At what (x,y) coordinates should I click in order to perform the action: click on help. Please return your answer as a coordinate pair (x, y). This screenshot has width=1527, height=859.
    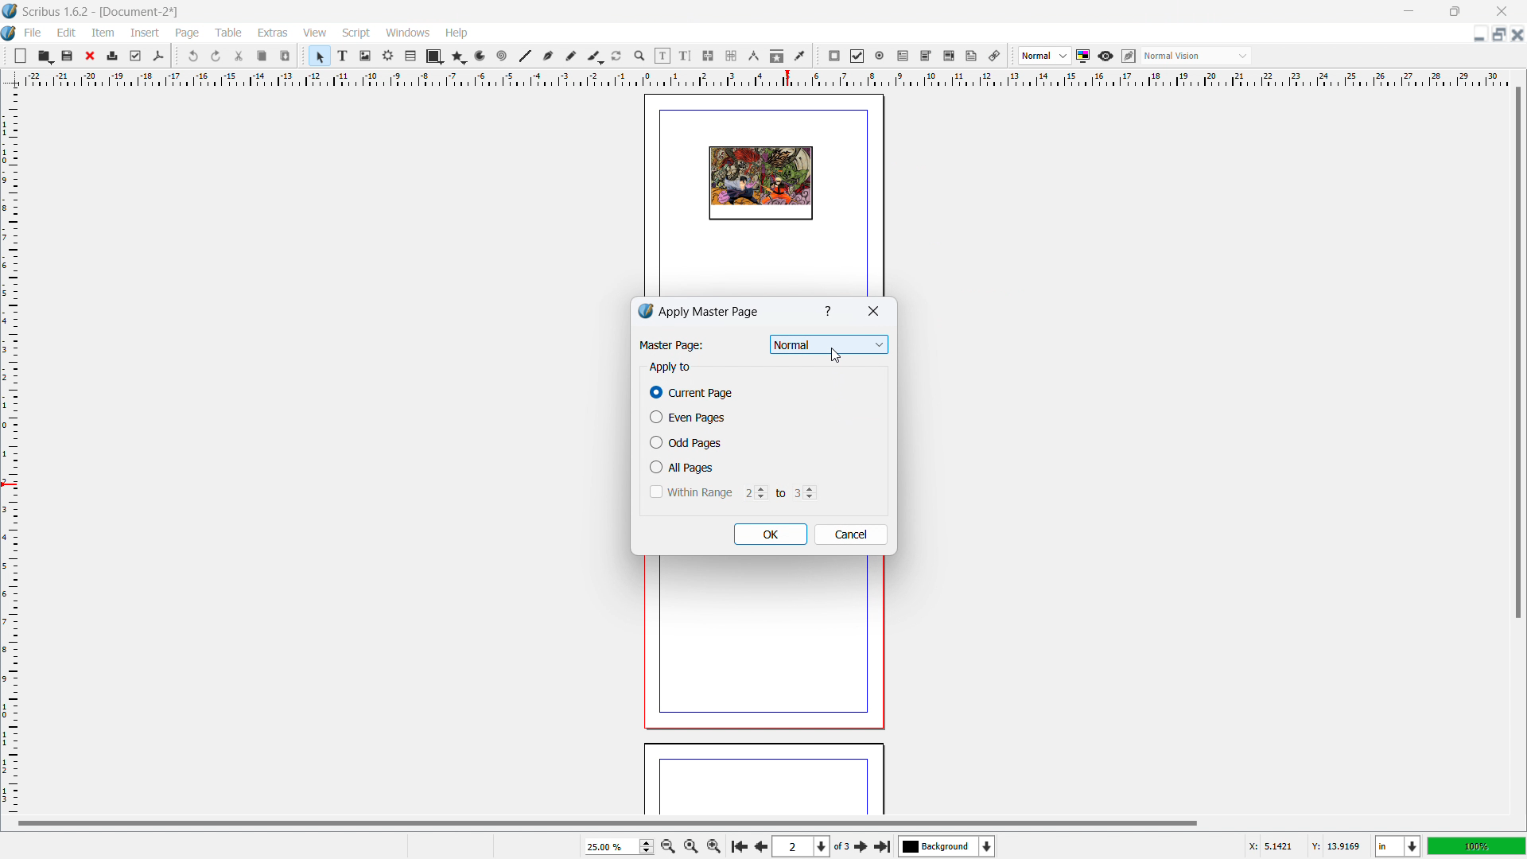
    Looking at the image, I should click on (457, 33).